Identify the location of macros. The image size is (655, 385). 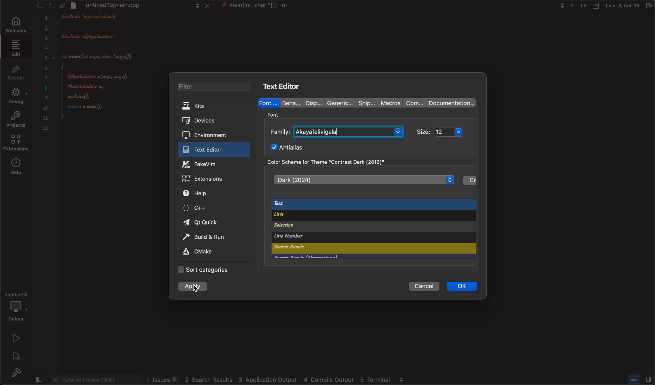
(390, 103).